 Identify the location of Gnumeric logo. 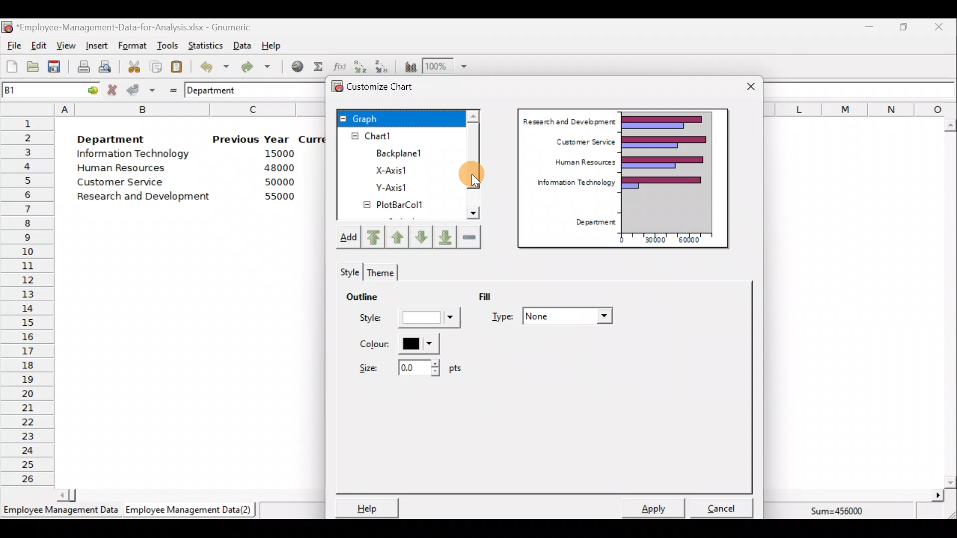
(7, 28).